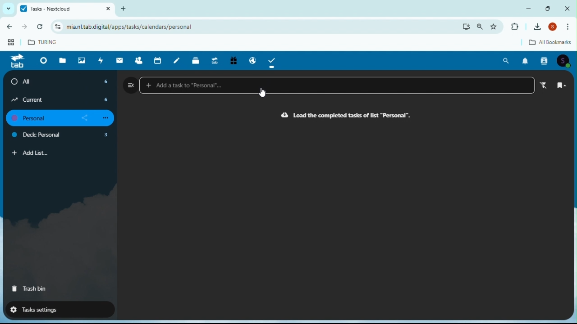  I want to click on Free trial, so click(233, 61).